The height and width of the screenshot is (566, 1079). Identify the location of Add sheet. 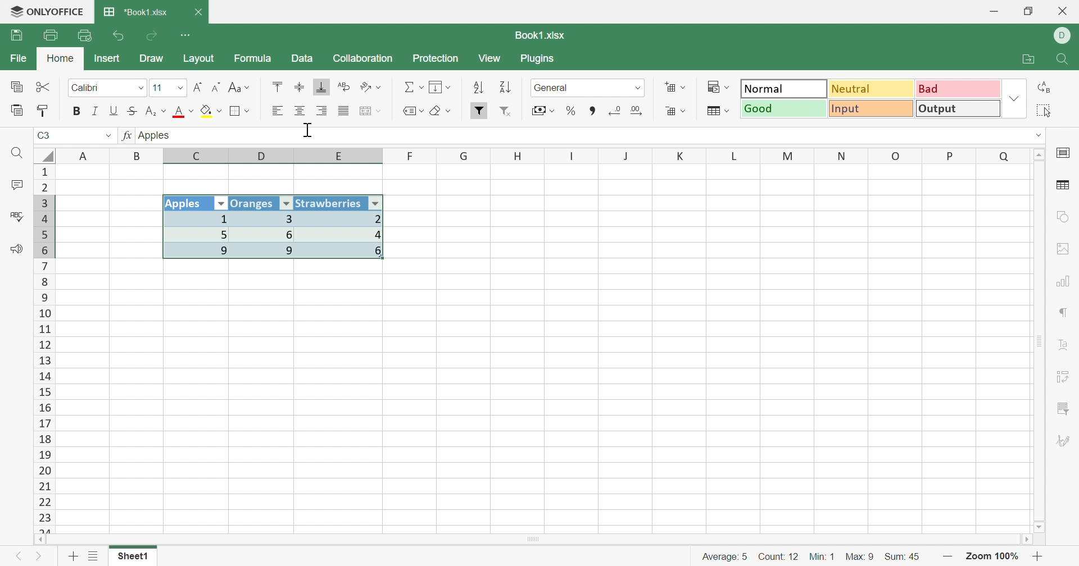
(73, 556).